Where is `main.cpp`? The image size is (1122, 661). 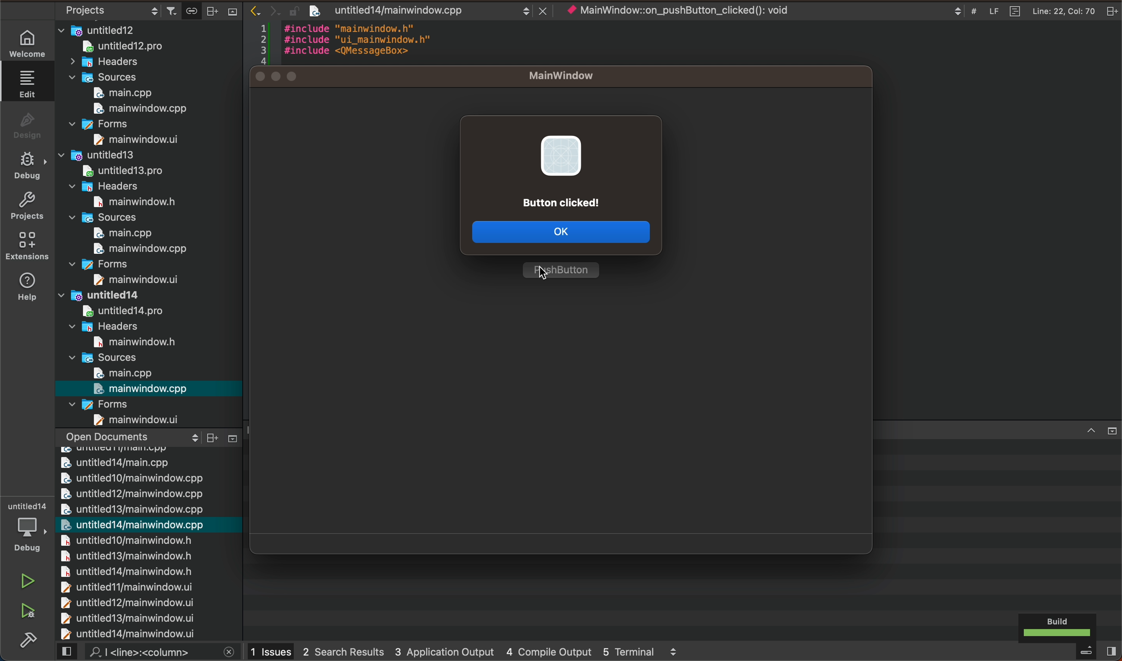 main.cpp is located at coordinates (121, 93).